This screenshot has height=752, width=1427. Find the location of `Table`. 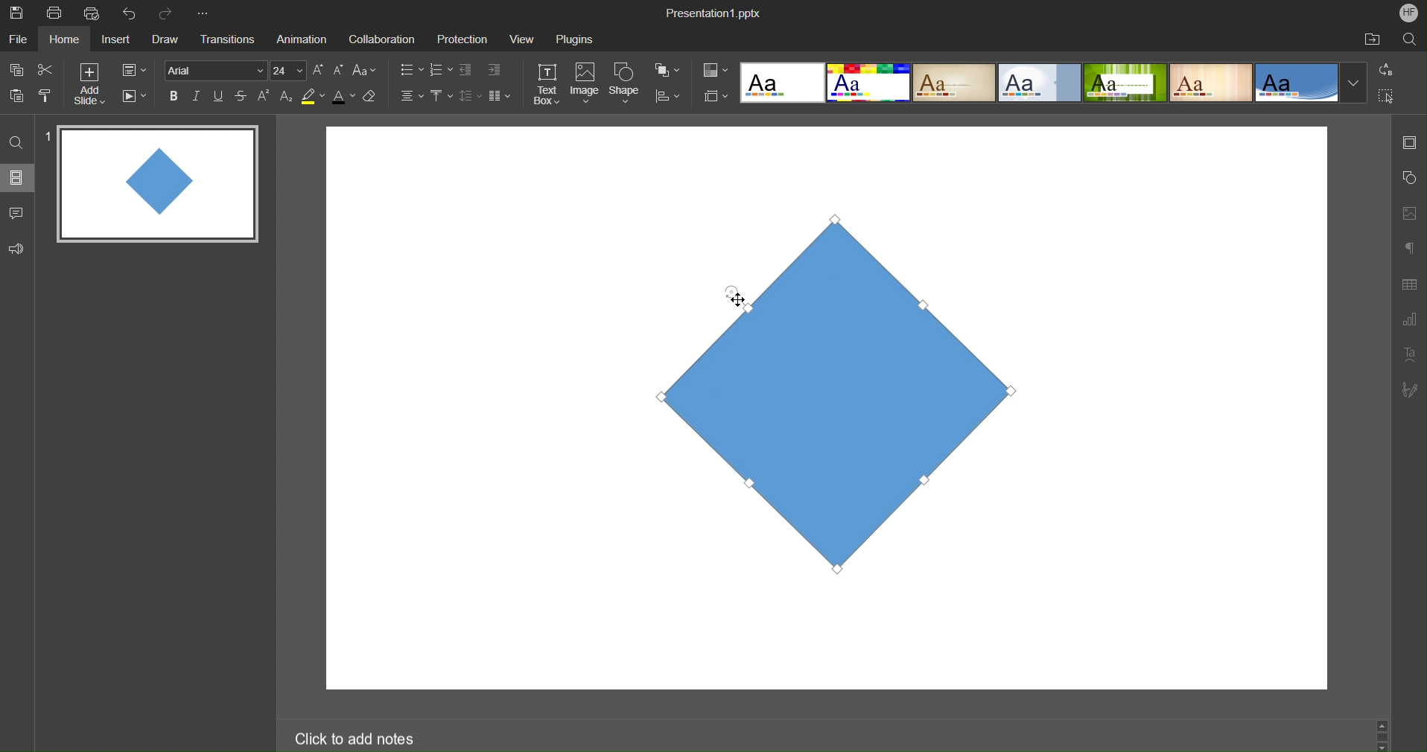

Table is located at coordinates (1410, 284).